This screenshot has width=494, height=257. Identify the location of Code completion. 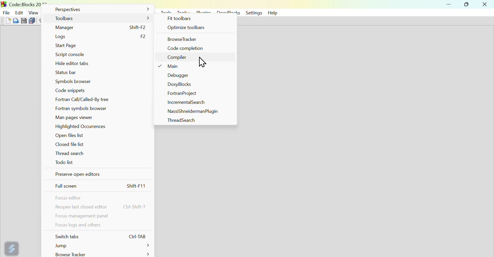
(187, 48).